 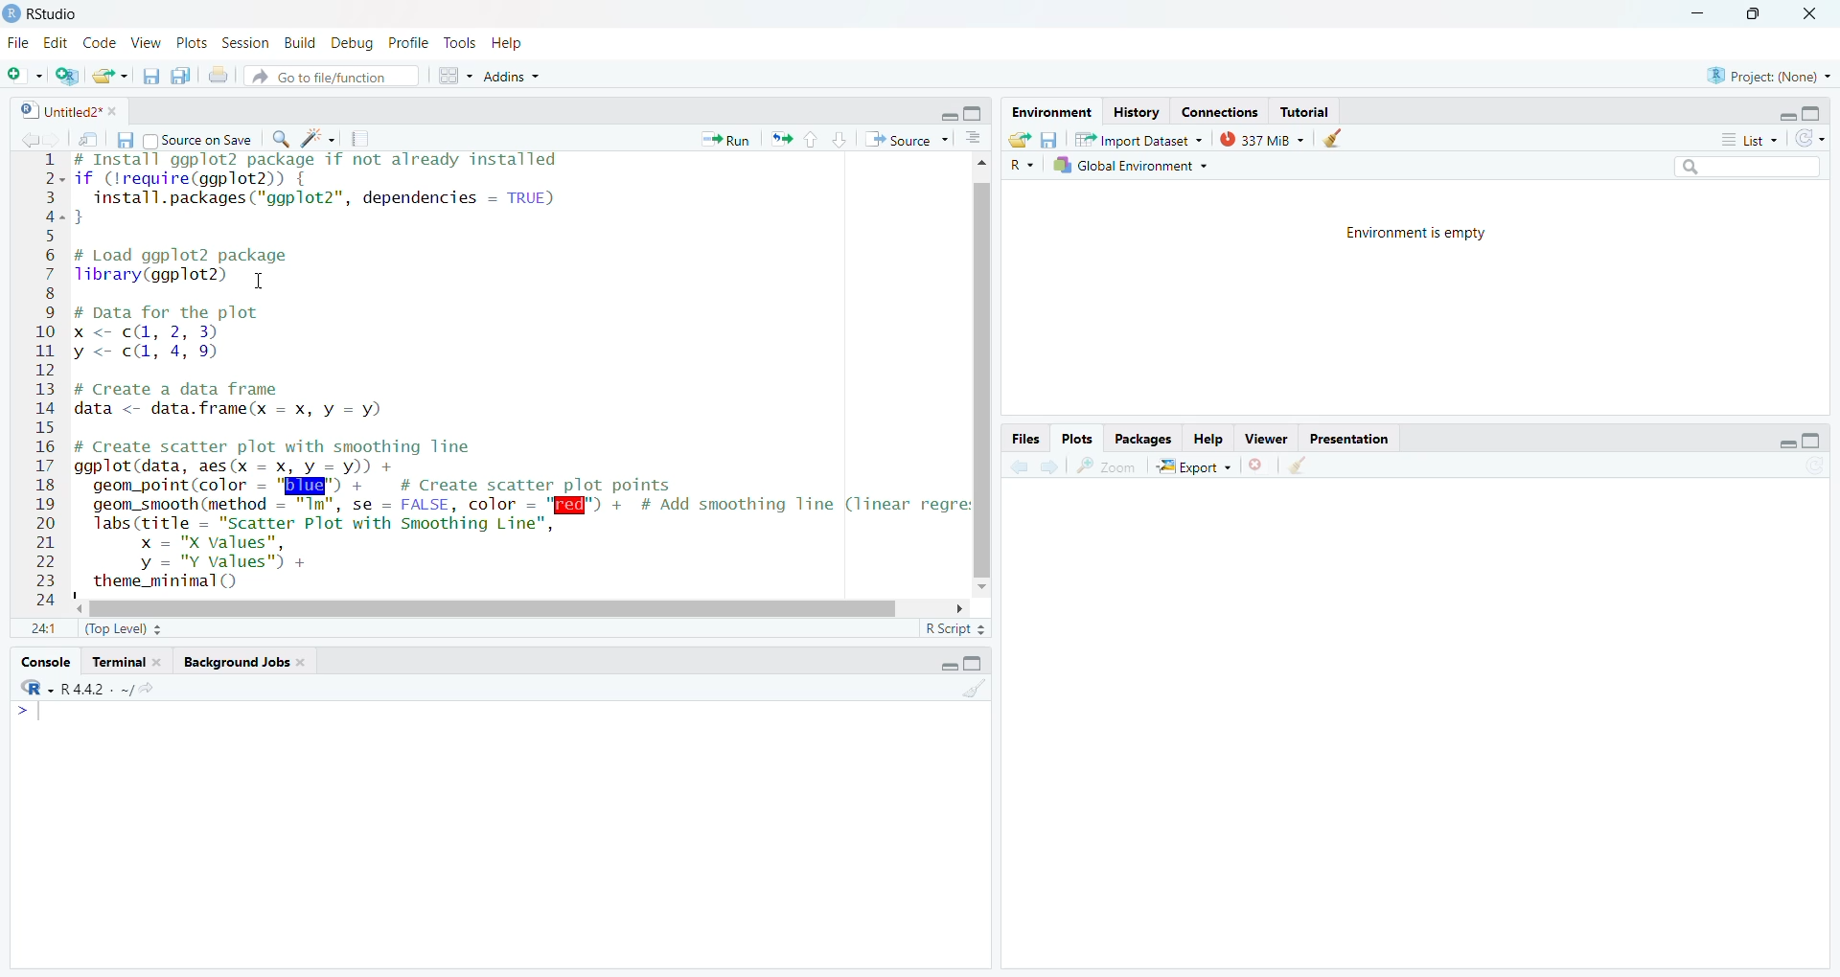 What do you see at coordinates (145, 42) in the screenshot?
I see ` View` at bounding box center [145, 42].